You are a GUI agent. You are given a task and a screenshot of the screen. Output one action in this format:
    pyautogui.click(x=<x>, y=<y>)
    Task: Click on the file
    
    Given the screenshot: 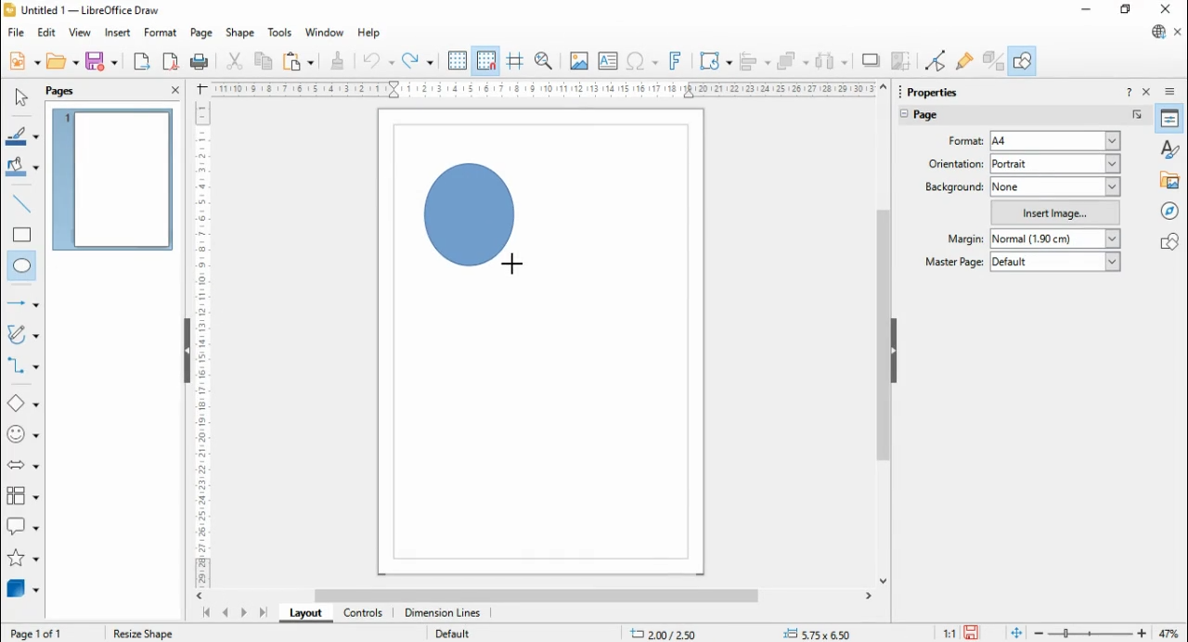 What is the action you would take?
    pyautogui.click(x=18, y=32)
    